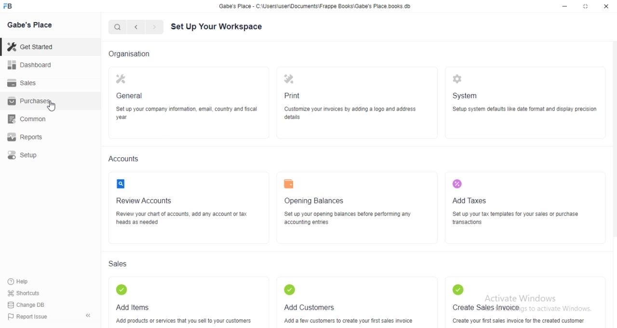  What do you see at coordinates (187, 106) in the screenshot?
I see `General Sat up your company information, email, country and fiscal year` at bounding box center [187, 106].